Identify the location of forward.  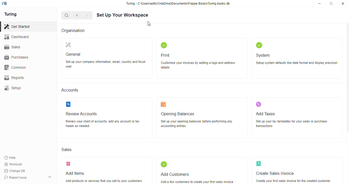
(88, 15).